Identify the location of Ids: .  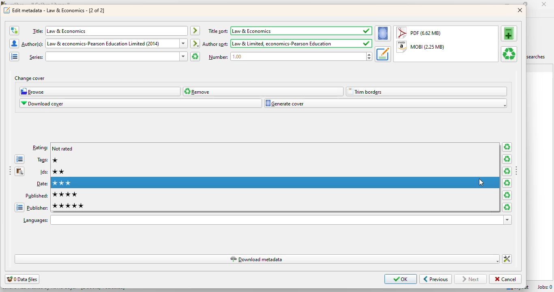
(43, 172).